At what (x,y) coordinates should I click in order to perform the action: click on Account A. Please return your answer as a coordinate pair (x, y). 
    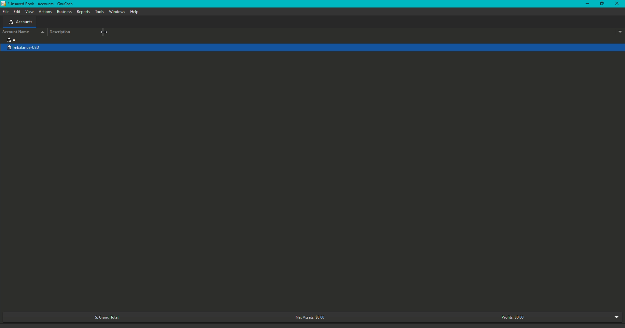
    Looking at the image, I should click on (11, 39).